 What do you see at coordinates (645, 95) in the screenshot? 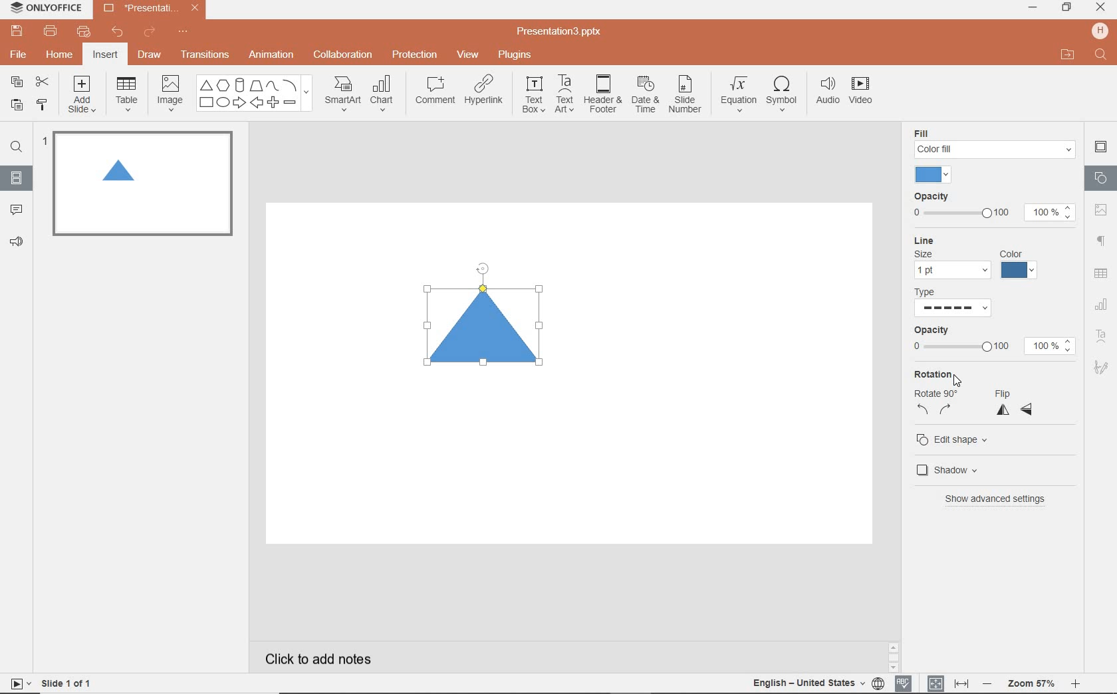
I see `DATE & TIME` at bounding box center [645, 95].